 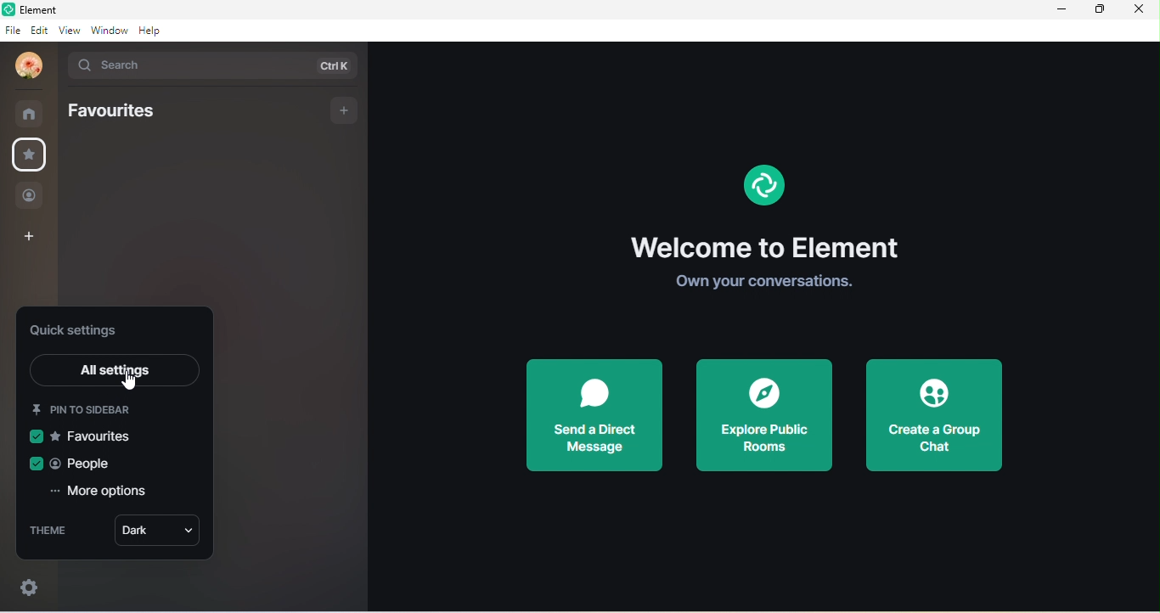 I want to click on dark, so click(x=156, y=530).